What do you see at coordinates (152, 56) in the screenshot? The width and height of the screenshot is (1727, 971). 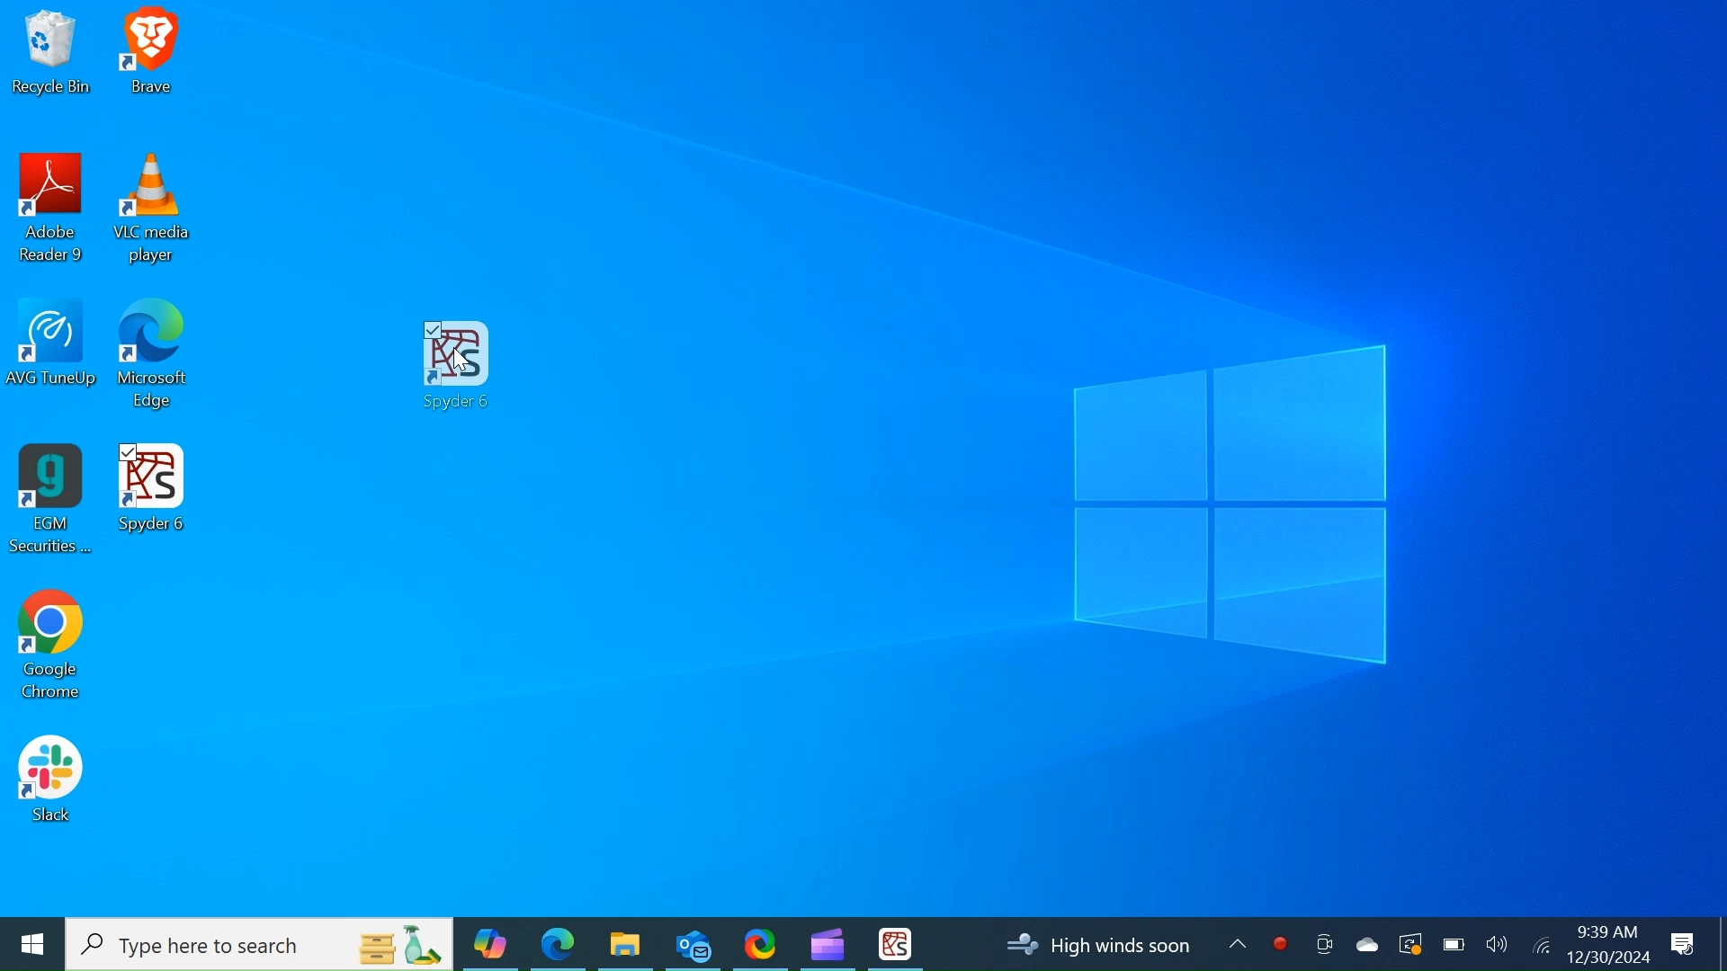 I see `Brave Desktop Icon` at bounding box center [152, 56].